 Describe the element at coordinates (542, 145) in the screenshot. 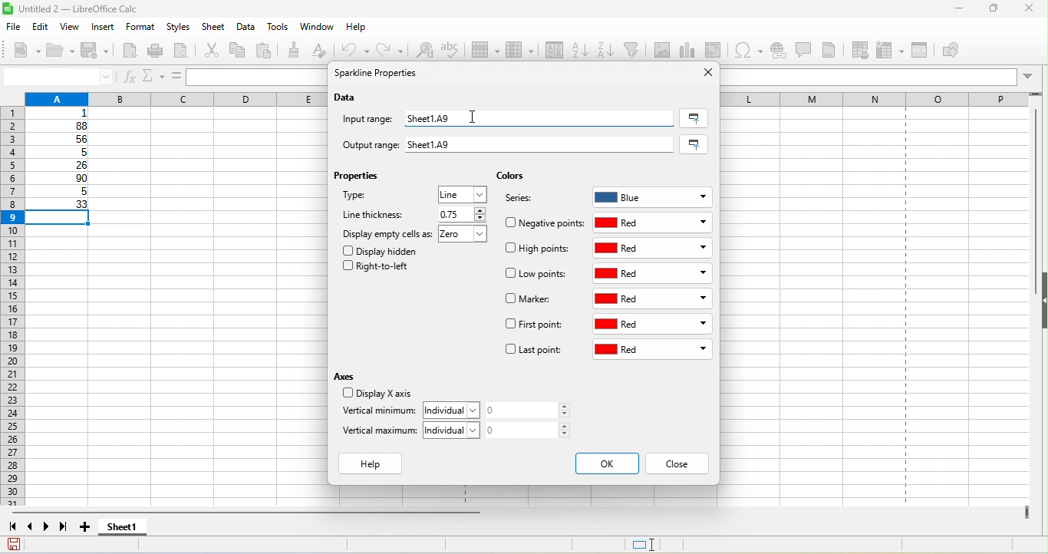

I see `sheet a9` at that location.